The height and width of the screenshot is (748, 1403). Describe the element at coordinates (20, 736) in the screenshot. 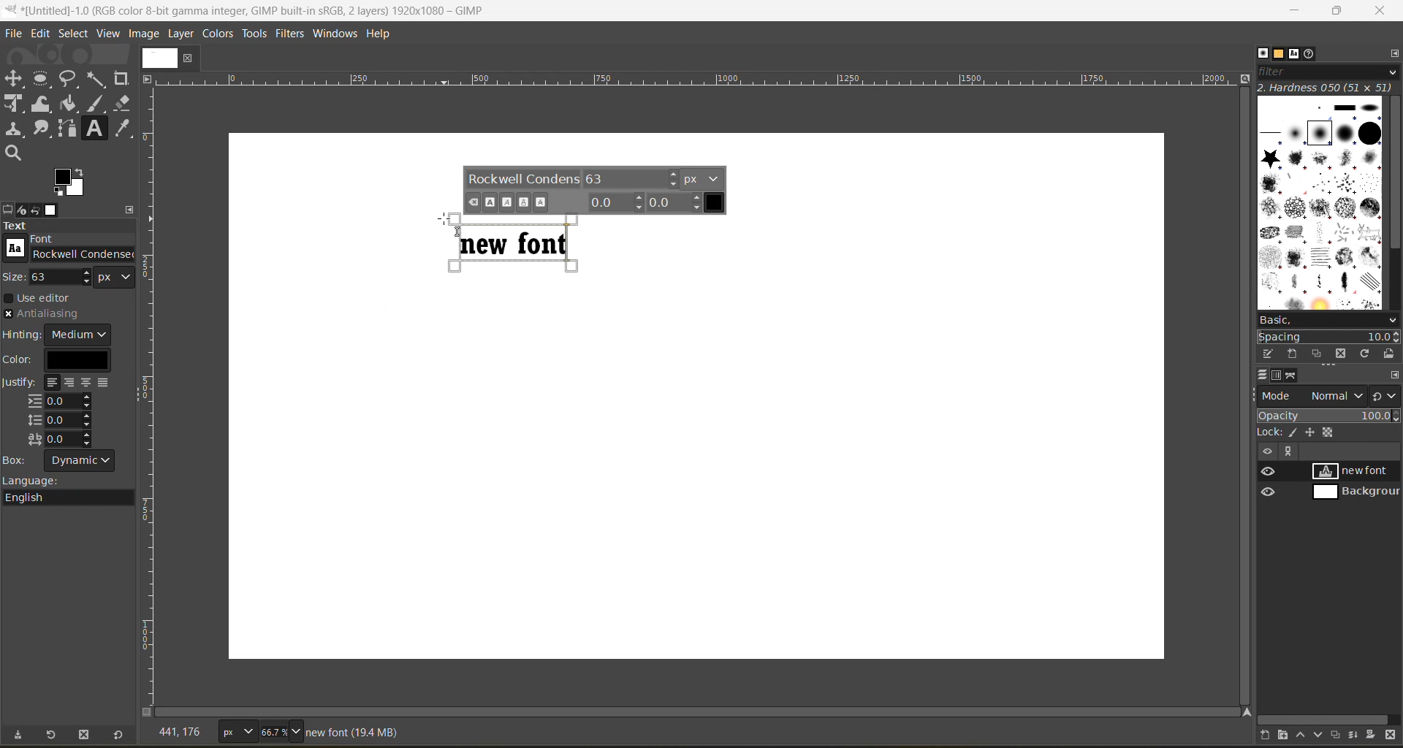

I see `save tool preset` at that location.